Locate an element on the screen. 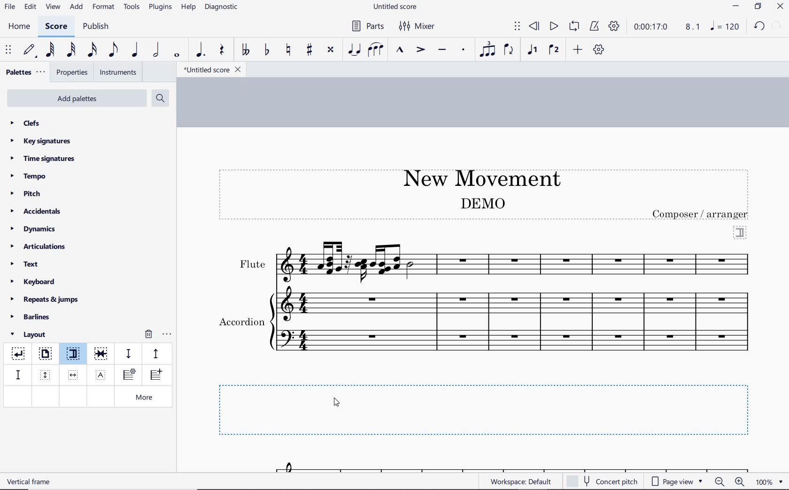  staff spacer sown is located at coordinates (128, 354).